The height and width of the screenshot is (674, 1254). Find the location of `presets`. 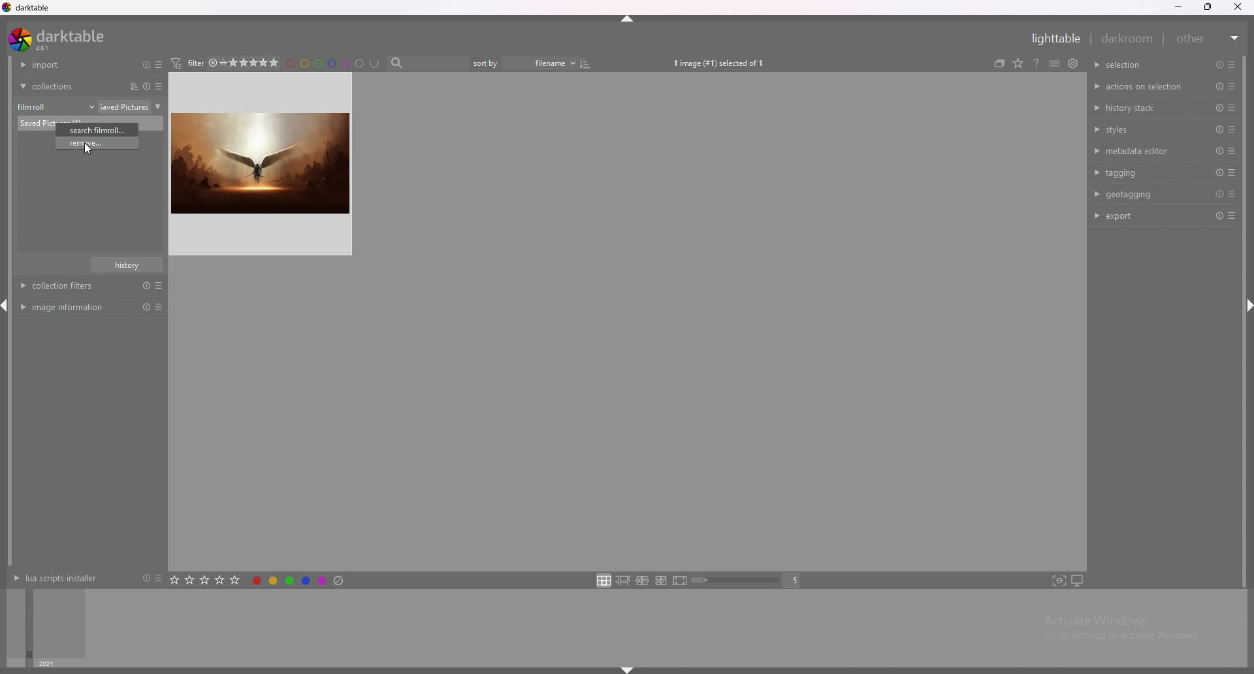

presets is located at coordinates (1232, 129).